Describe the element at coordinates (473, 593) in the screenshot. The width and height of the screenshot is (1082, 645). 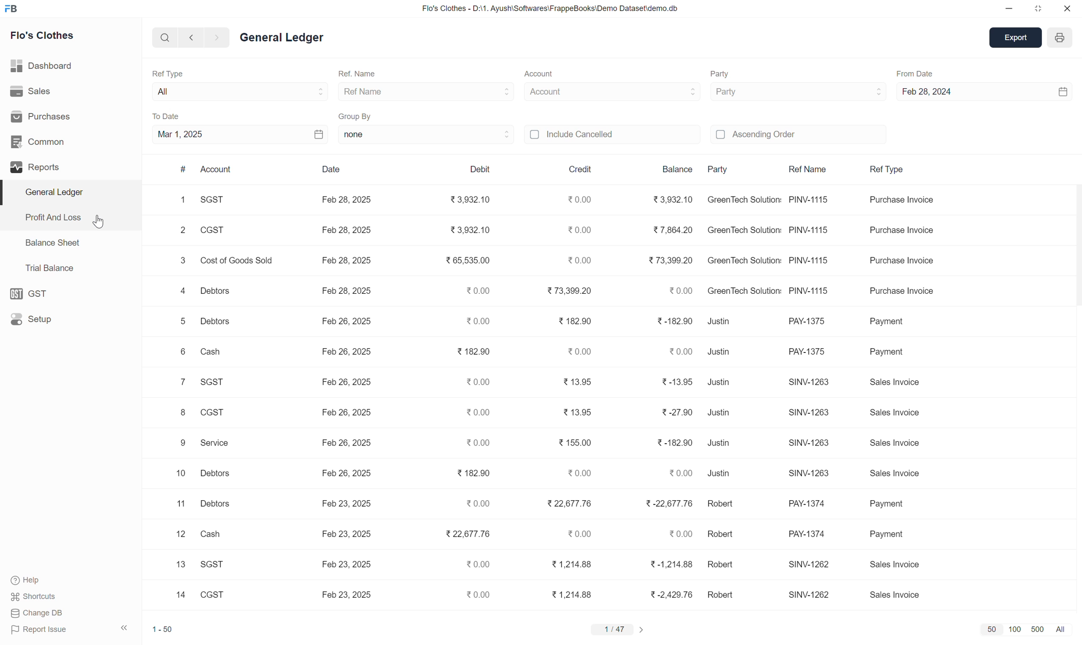
I see `₹0.00` at that location.